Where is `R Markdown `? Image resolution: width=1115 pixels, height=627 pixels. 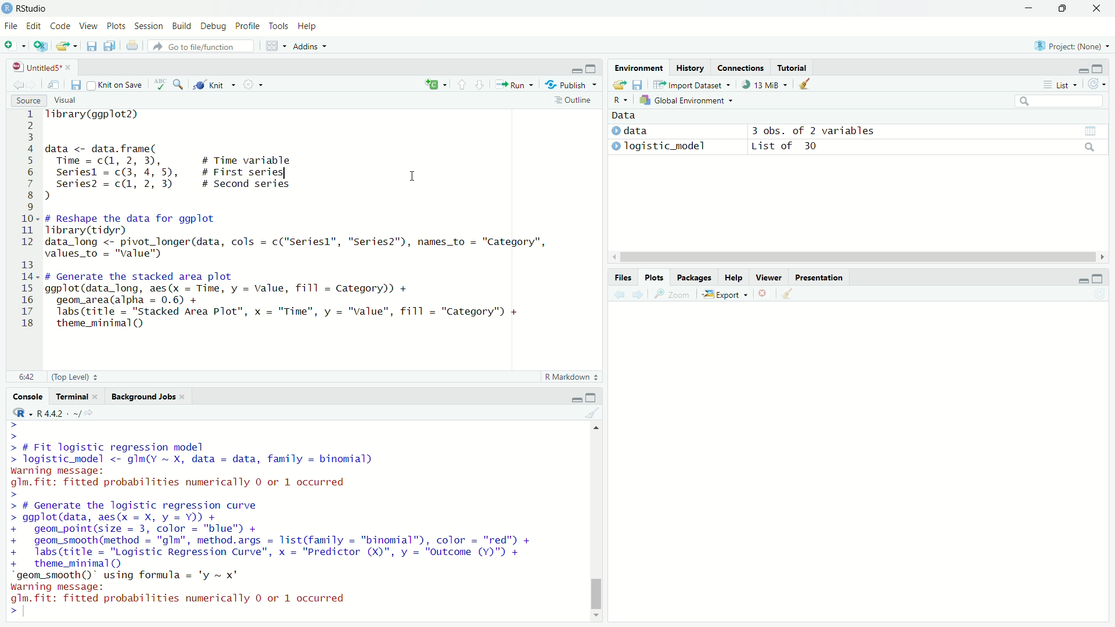
R Markdown  is located at coordinates (561, 375).